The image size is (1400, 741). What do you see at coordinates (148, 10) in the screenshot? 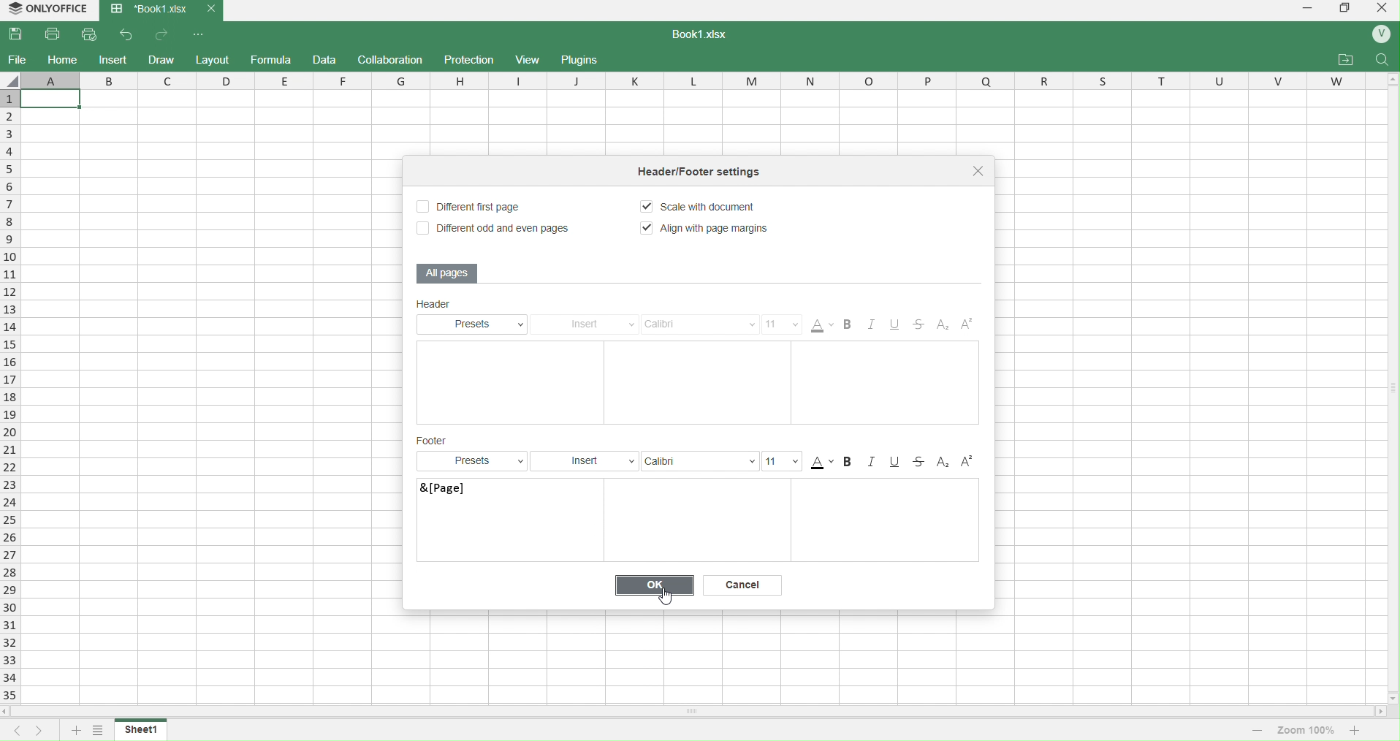
I see `Book1.xlsx` at bounding box center [148, 10].